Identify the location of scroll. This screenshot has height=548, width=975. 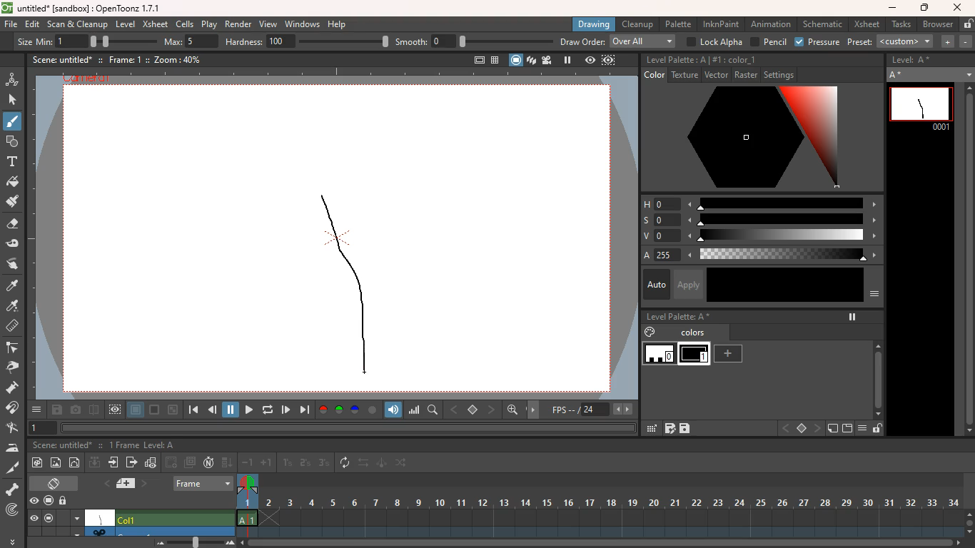
(874, 373).